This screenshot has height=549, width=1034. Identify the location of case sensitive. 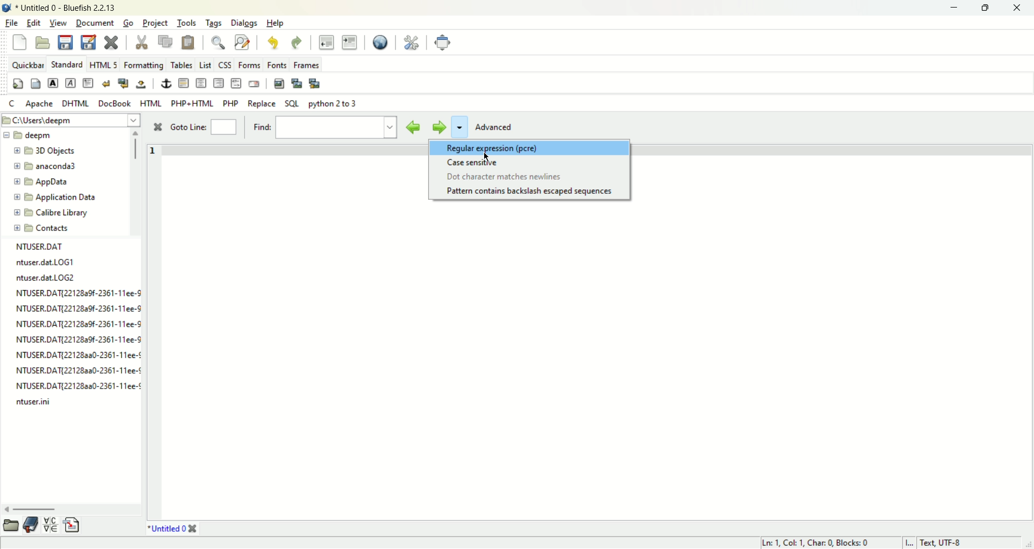
(473, 163).